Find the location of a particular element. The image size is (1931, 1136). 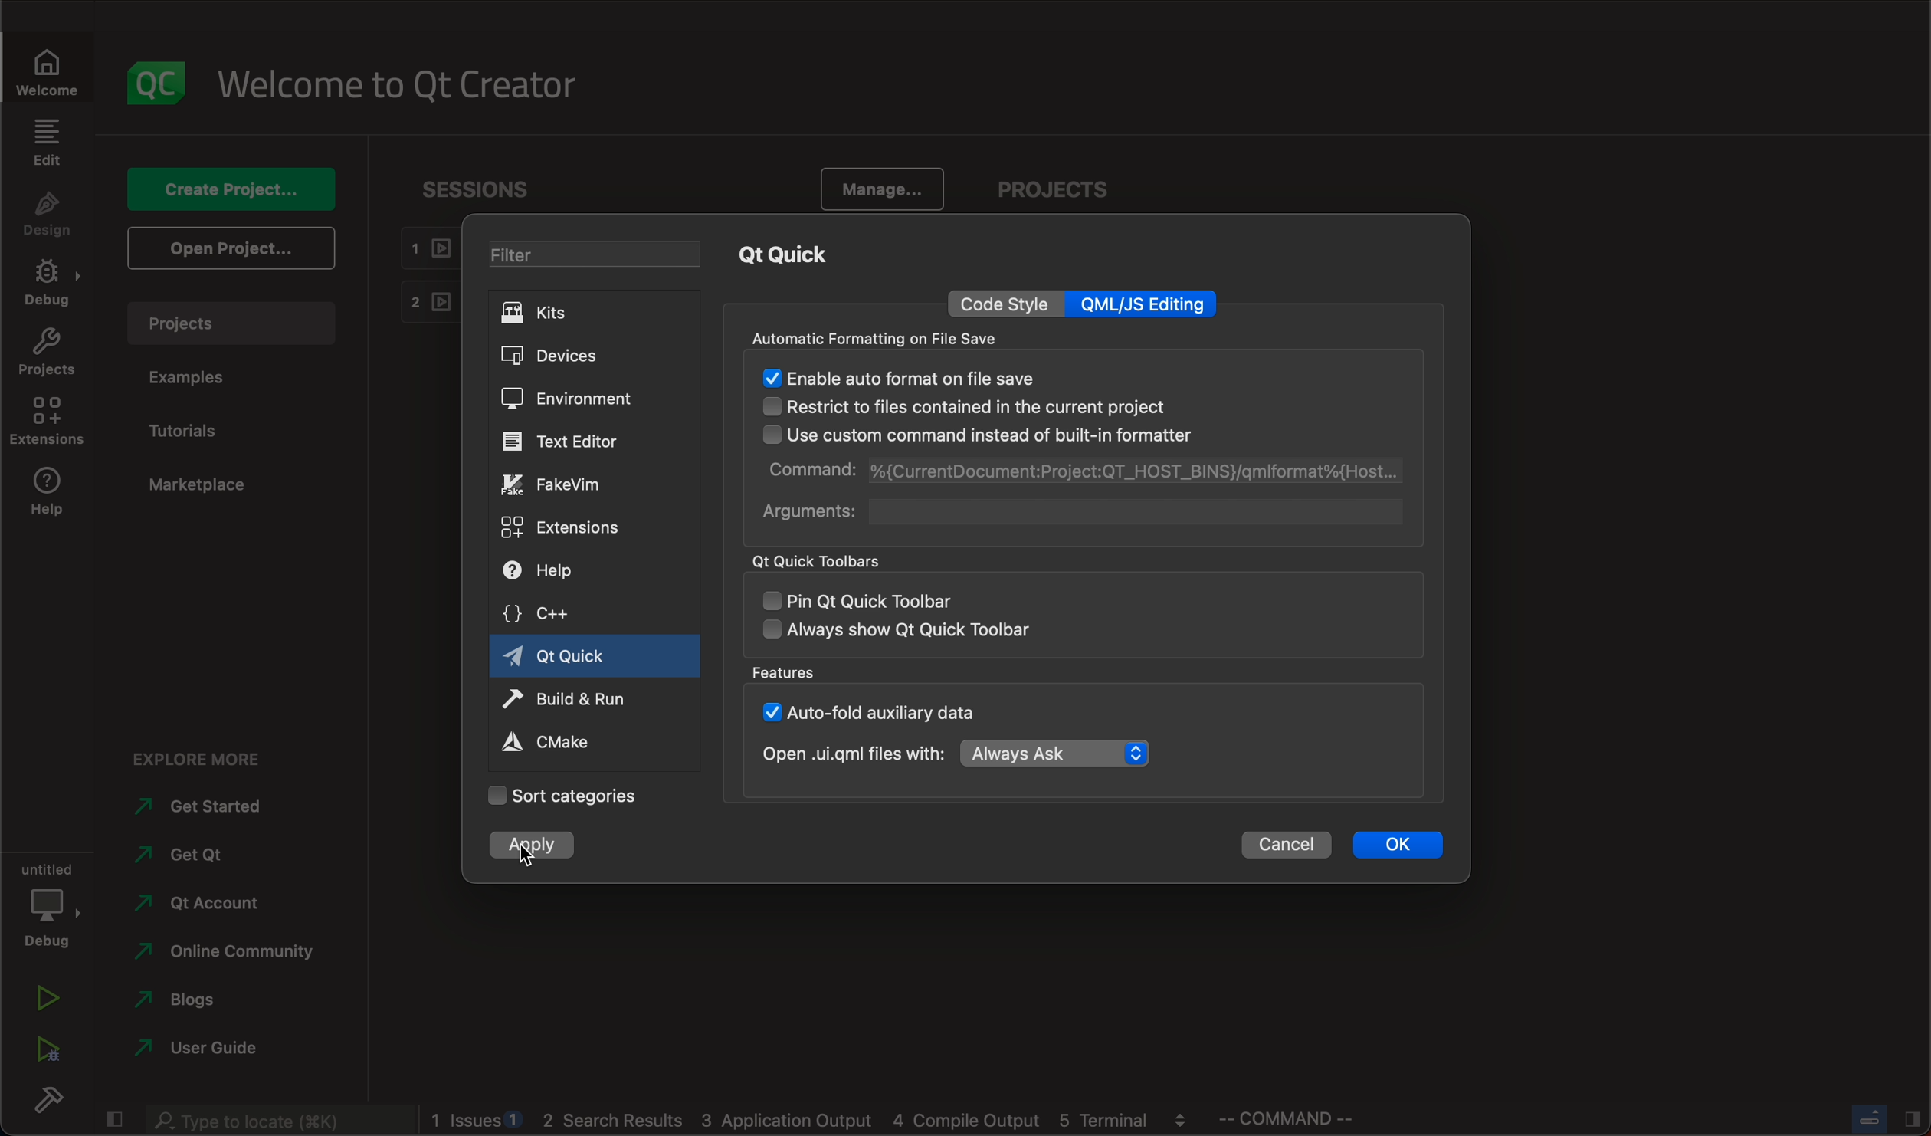

marketplace is located at coordinates (224, 484).